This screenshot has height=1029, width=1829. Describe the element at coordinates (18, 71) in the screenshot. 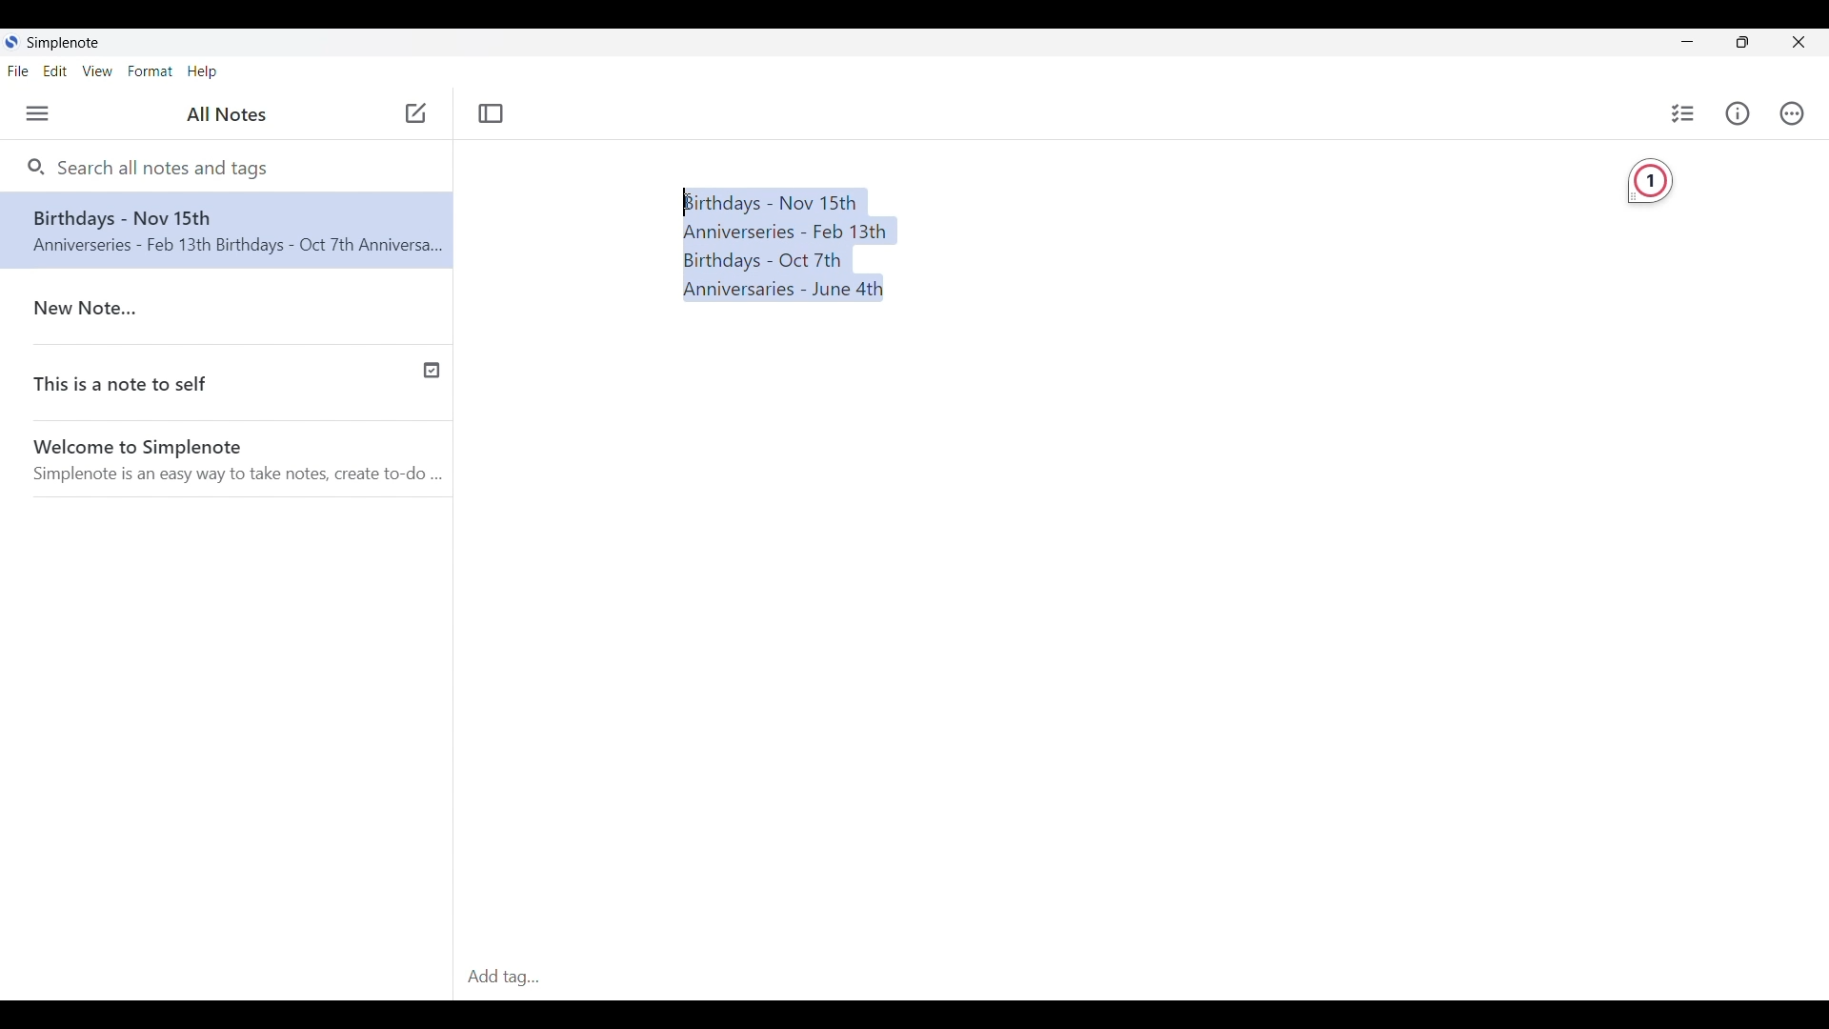

I see `File menu` at that location.